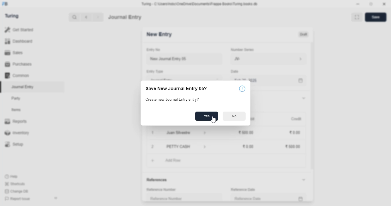 The width and height of the screenshot is (391, 206). What do you see at coordinates (16, 121) in the screenshot?
I see `reports` at bounding box center [16, 121].